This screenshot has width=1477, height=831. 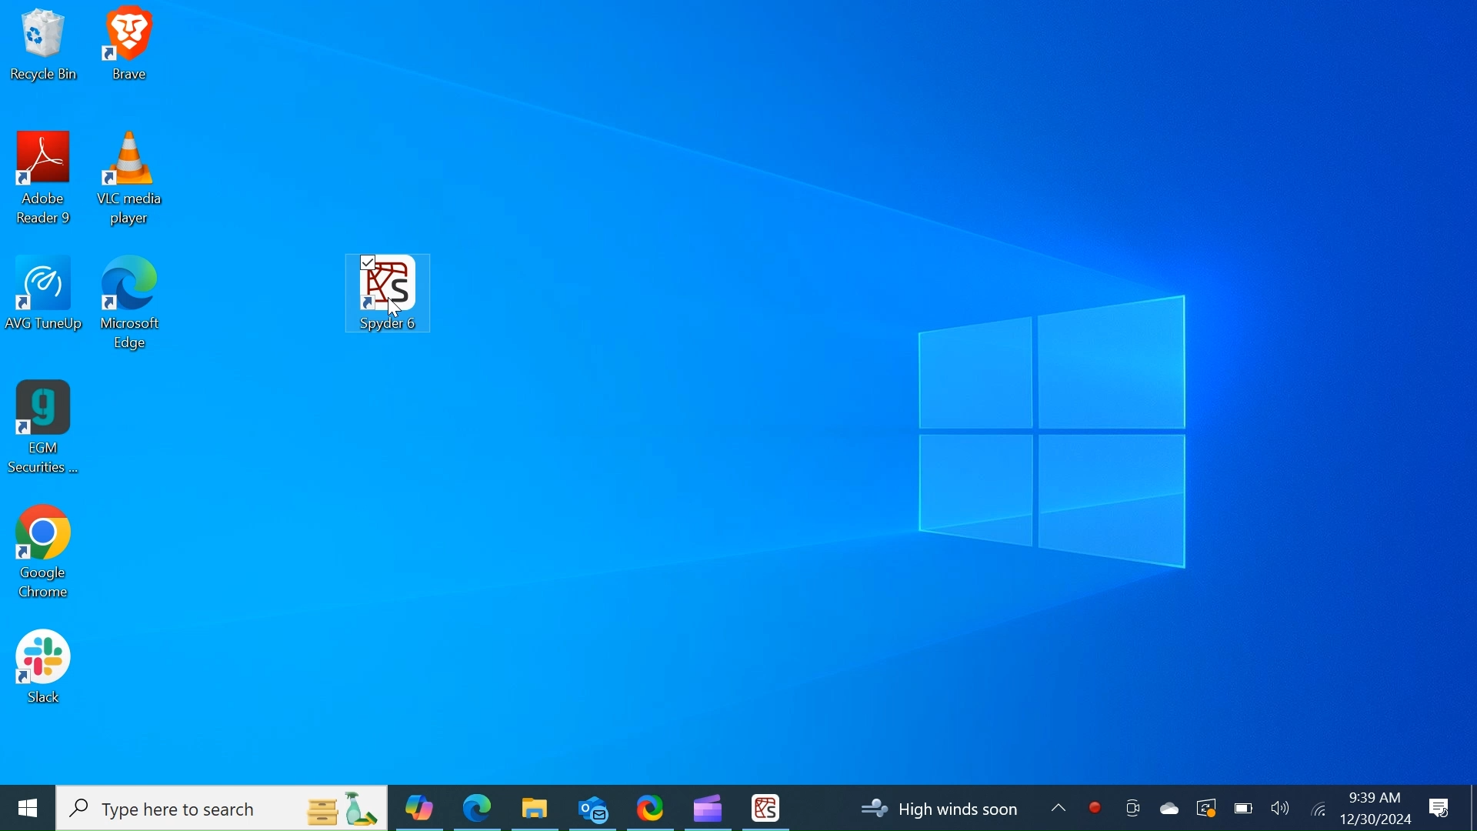 I want to click on Spyder Desktop Icon, so click(x=765, y=808).